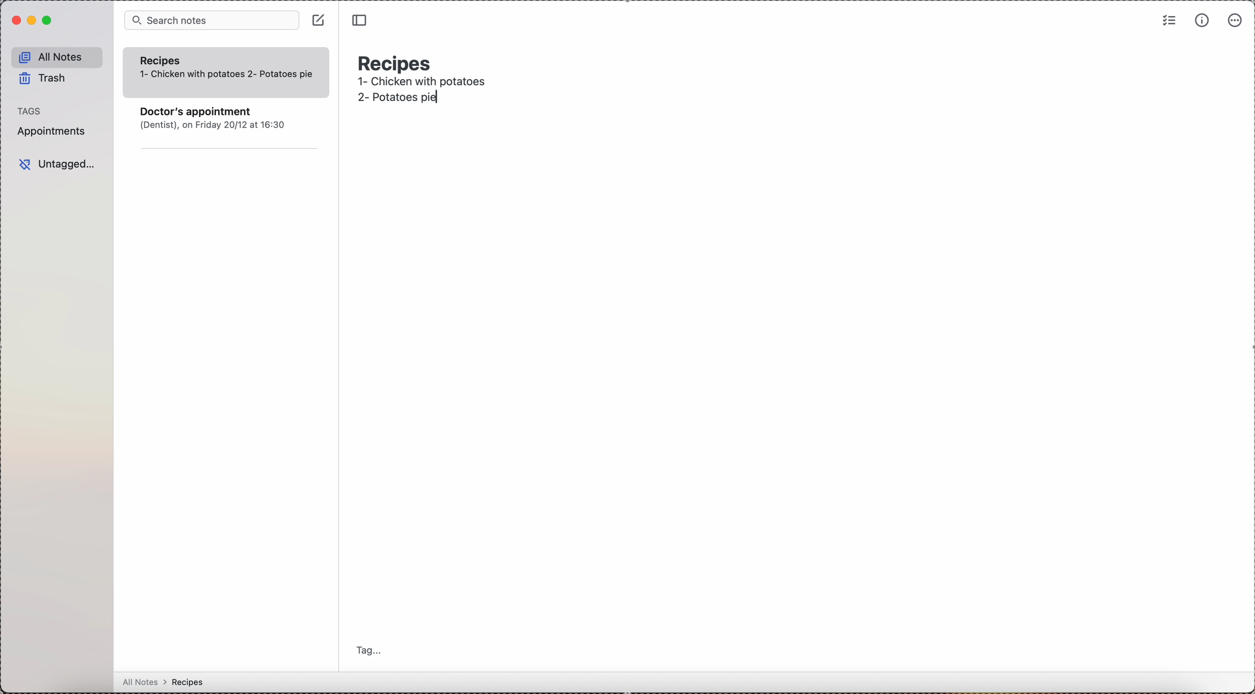 This screenshot has width=1255, height=694. I want to click on note, so click(230, 131).